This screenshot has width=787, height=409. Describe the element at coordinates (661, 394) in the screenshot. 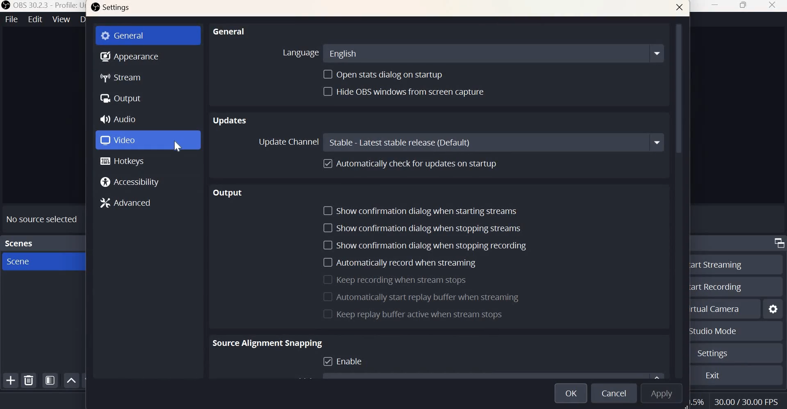

I see `Apply` at that location.